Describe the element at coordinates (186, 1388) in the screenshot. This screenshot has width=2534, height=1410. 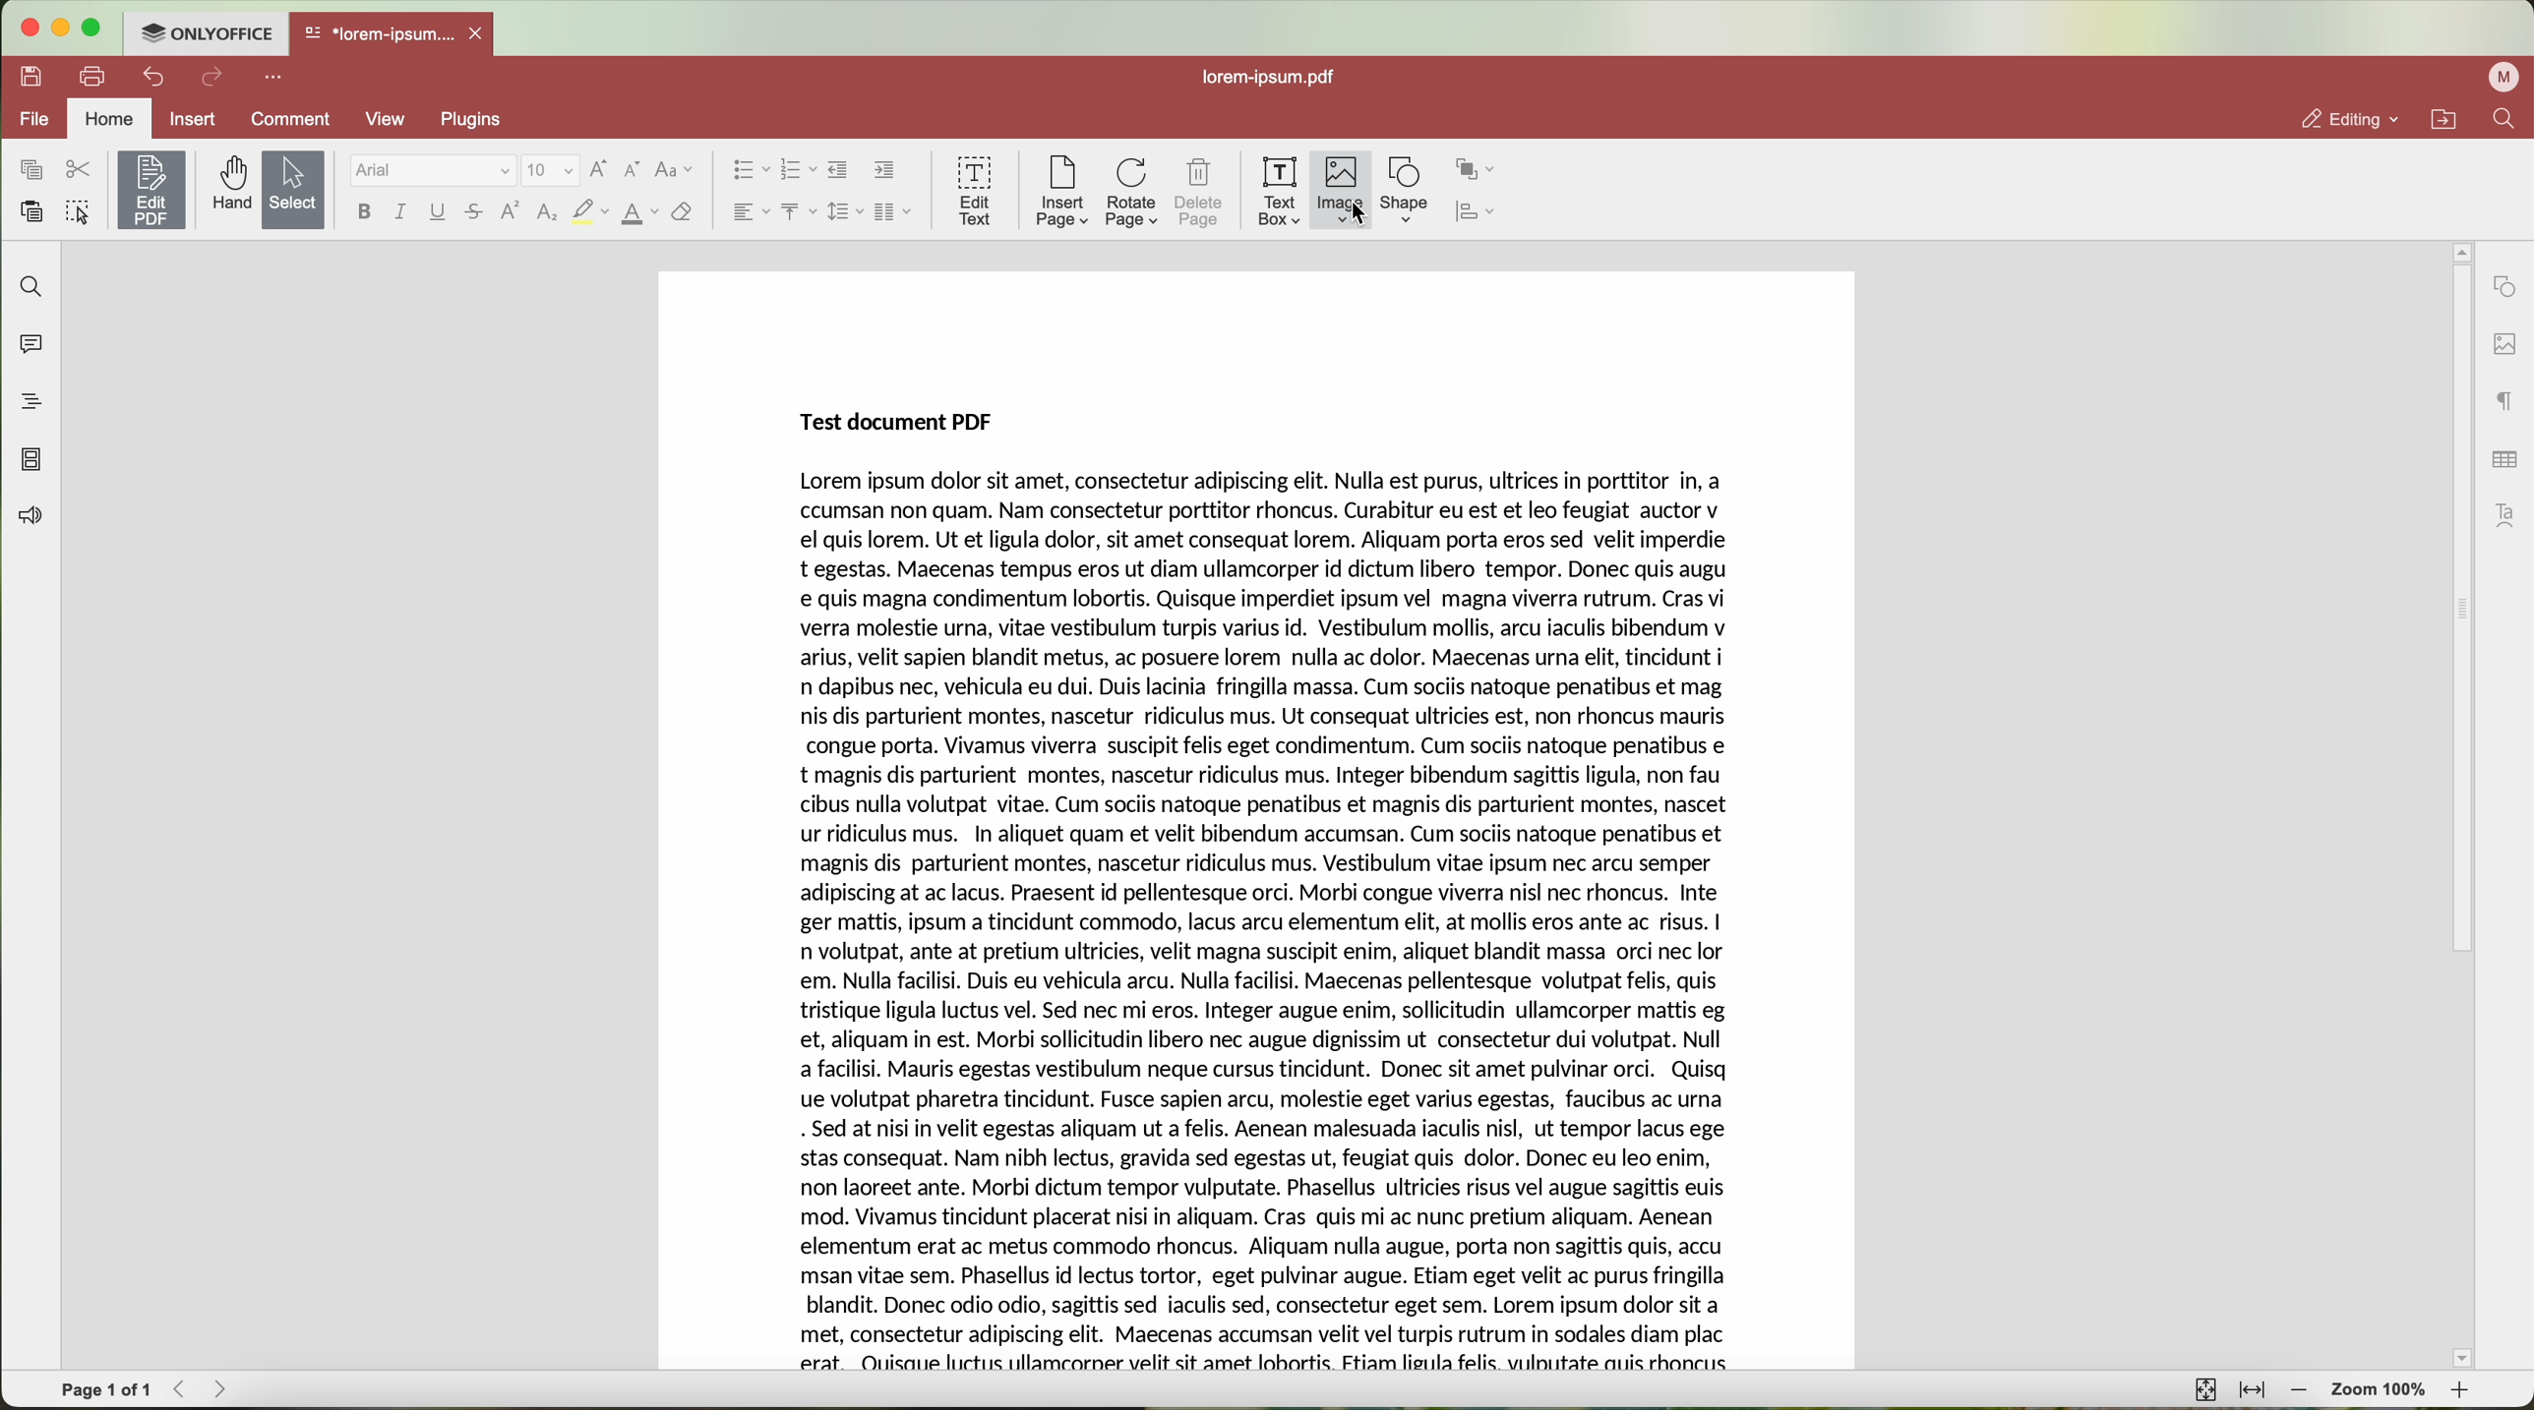
I see `Backward` at that location.